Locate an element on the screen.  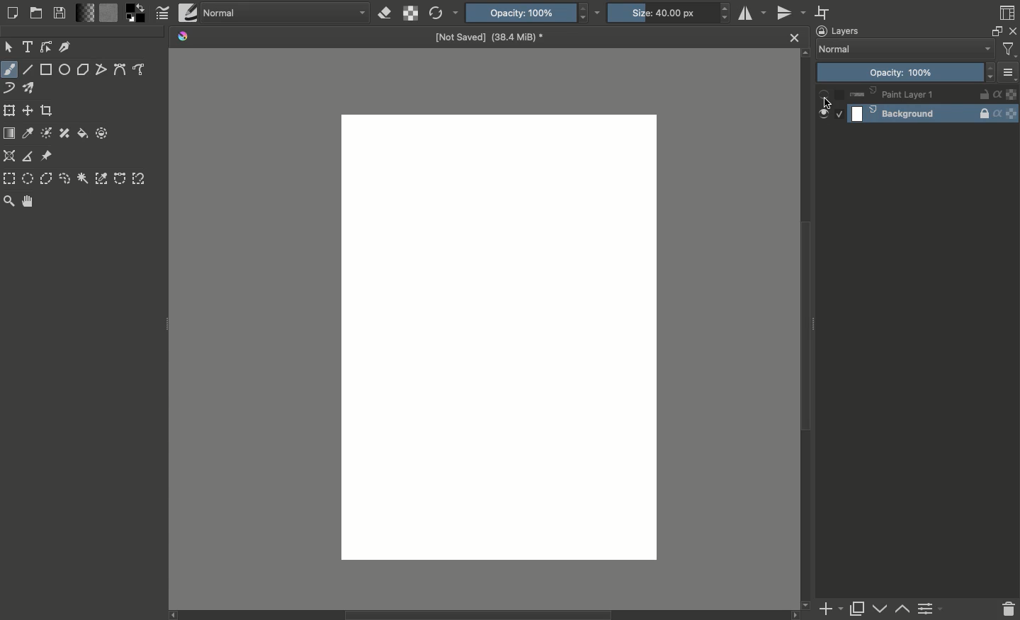
Reference images is located at coordinates (50, 156).